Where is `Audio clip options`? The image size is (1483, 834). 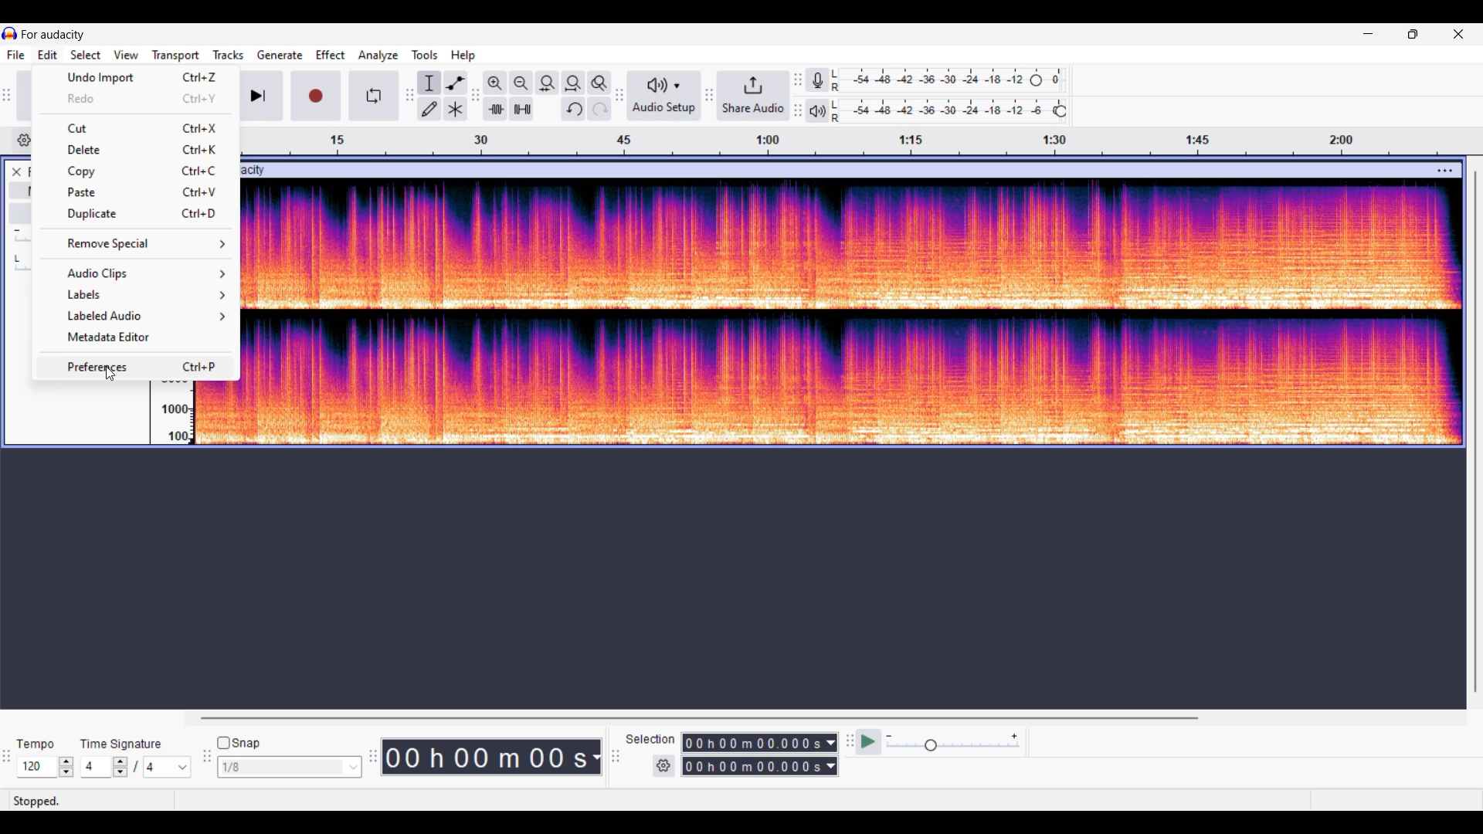 Audio clip options is located at coordinates (137, 273).